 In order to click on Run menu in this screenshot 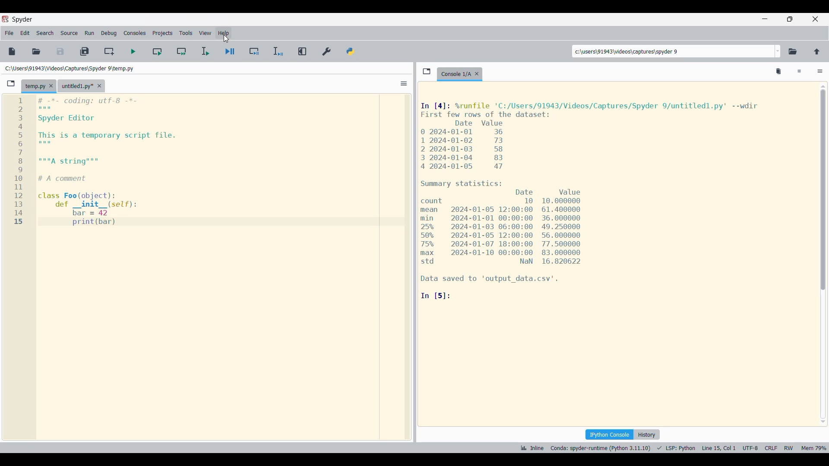, I will do `click(89, 33)`.